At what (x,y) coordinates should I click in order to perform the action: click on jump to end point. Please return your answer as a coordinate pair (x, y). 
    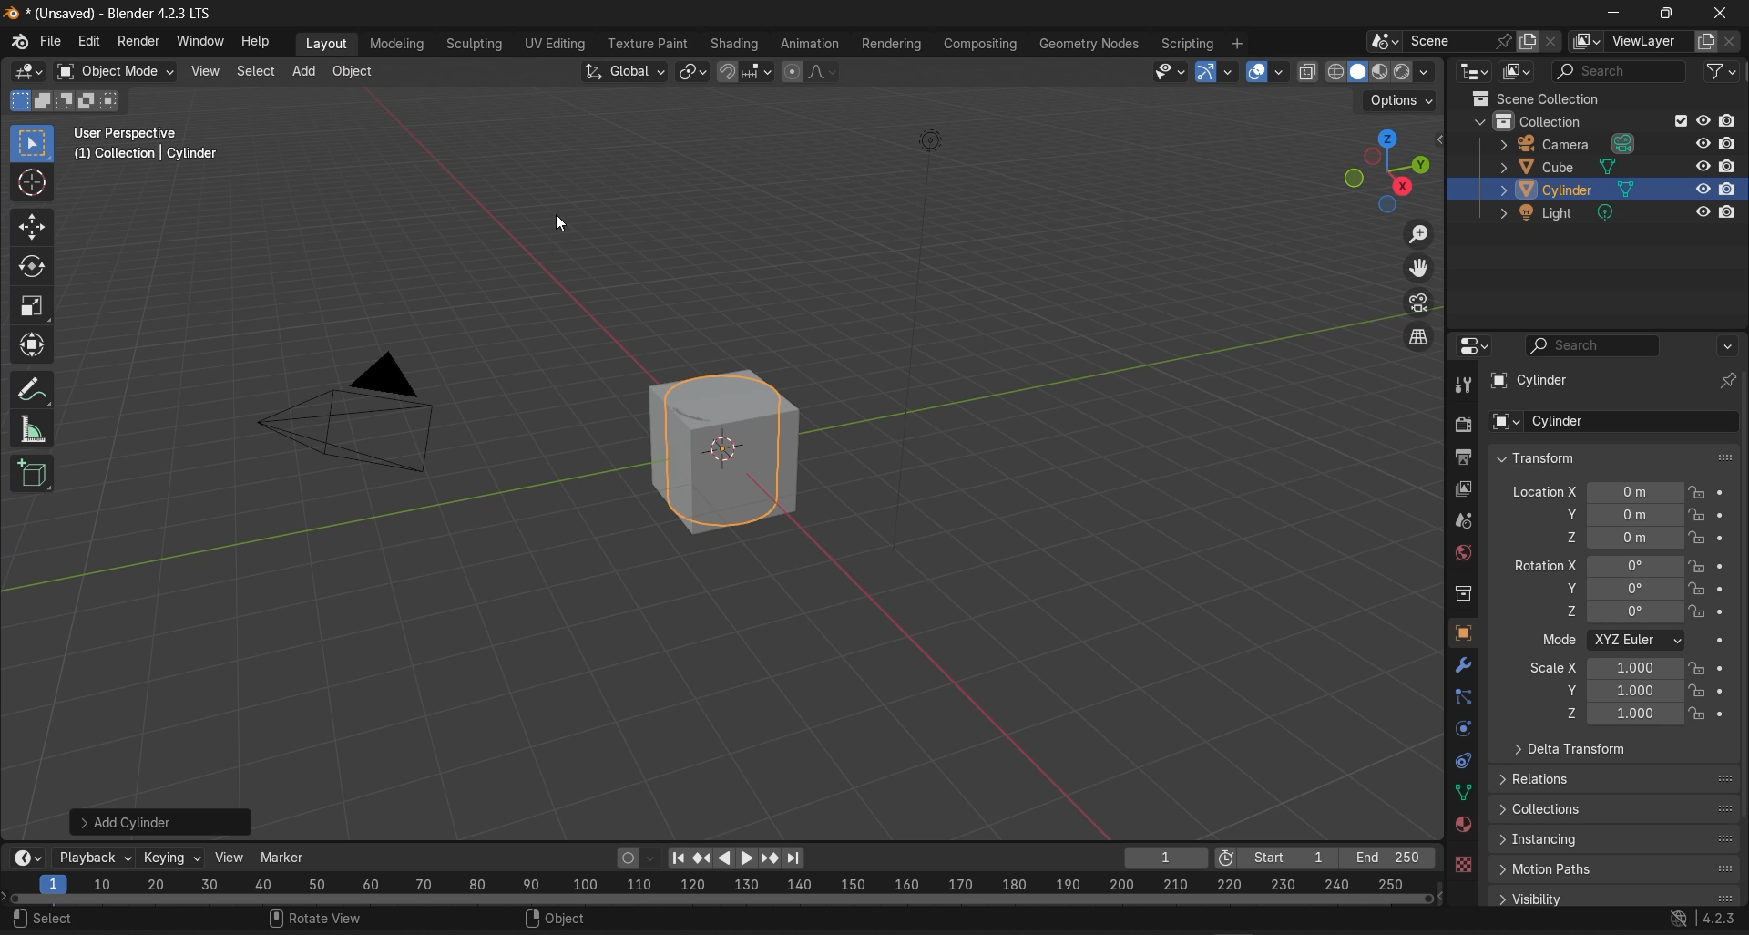
    Looking at the image, I should click on (797, 857).